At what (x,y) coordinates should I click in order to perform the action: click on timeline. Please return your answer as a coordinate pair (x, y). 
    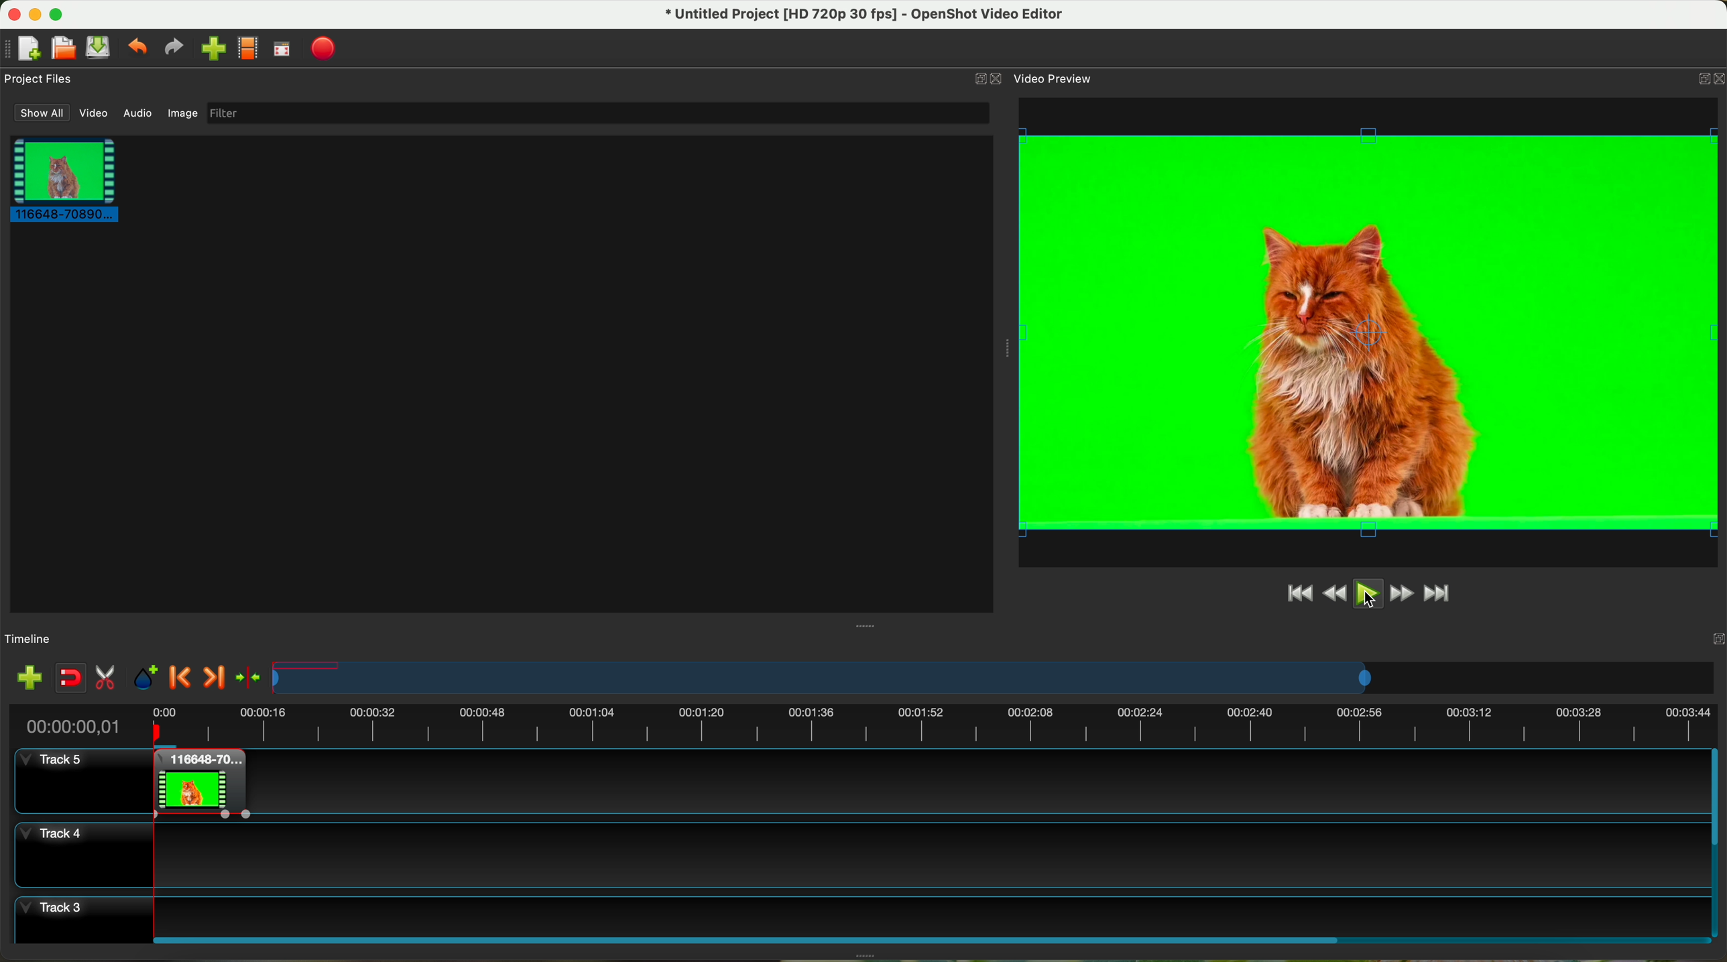
    Looking at the image, I should click on (995, 678).